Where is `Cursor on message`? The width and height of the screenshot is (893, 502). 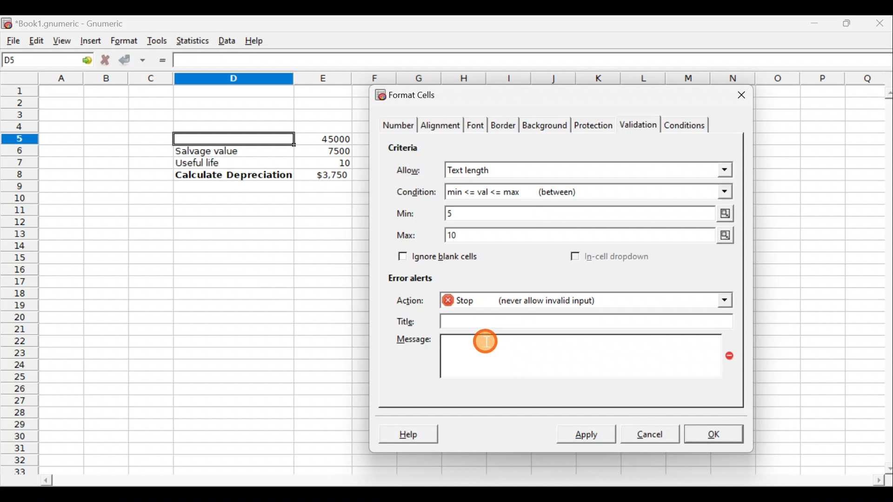
Cursor on message is located at coordinates (491, 349).